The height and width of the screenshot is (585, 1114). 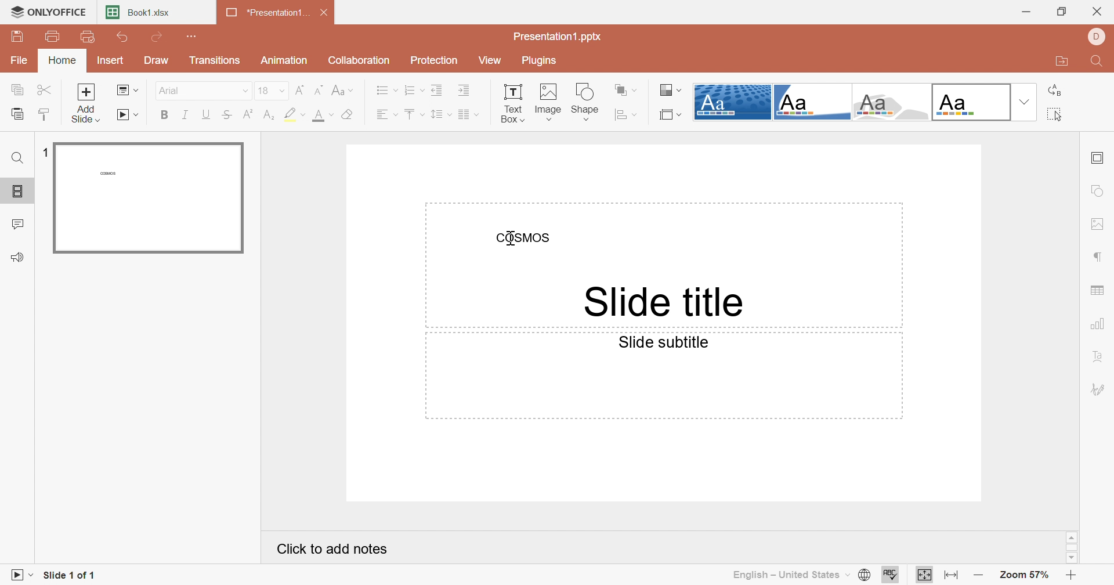 I want to click on Align shape, so click(x=626, y=115).